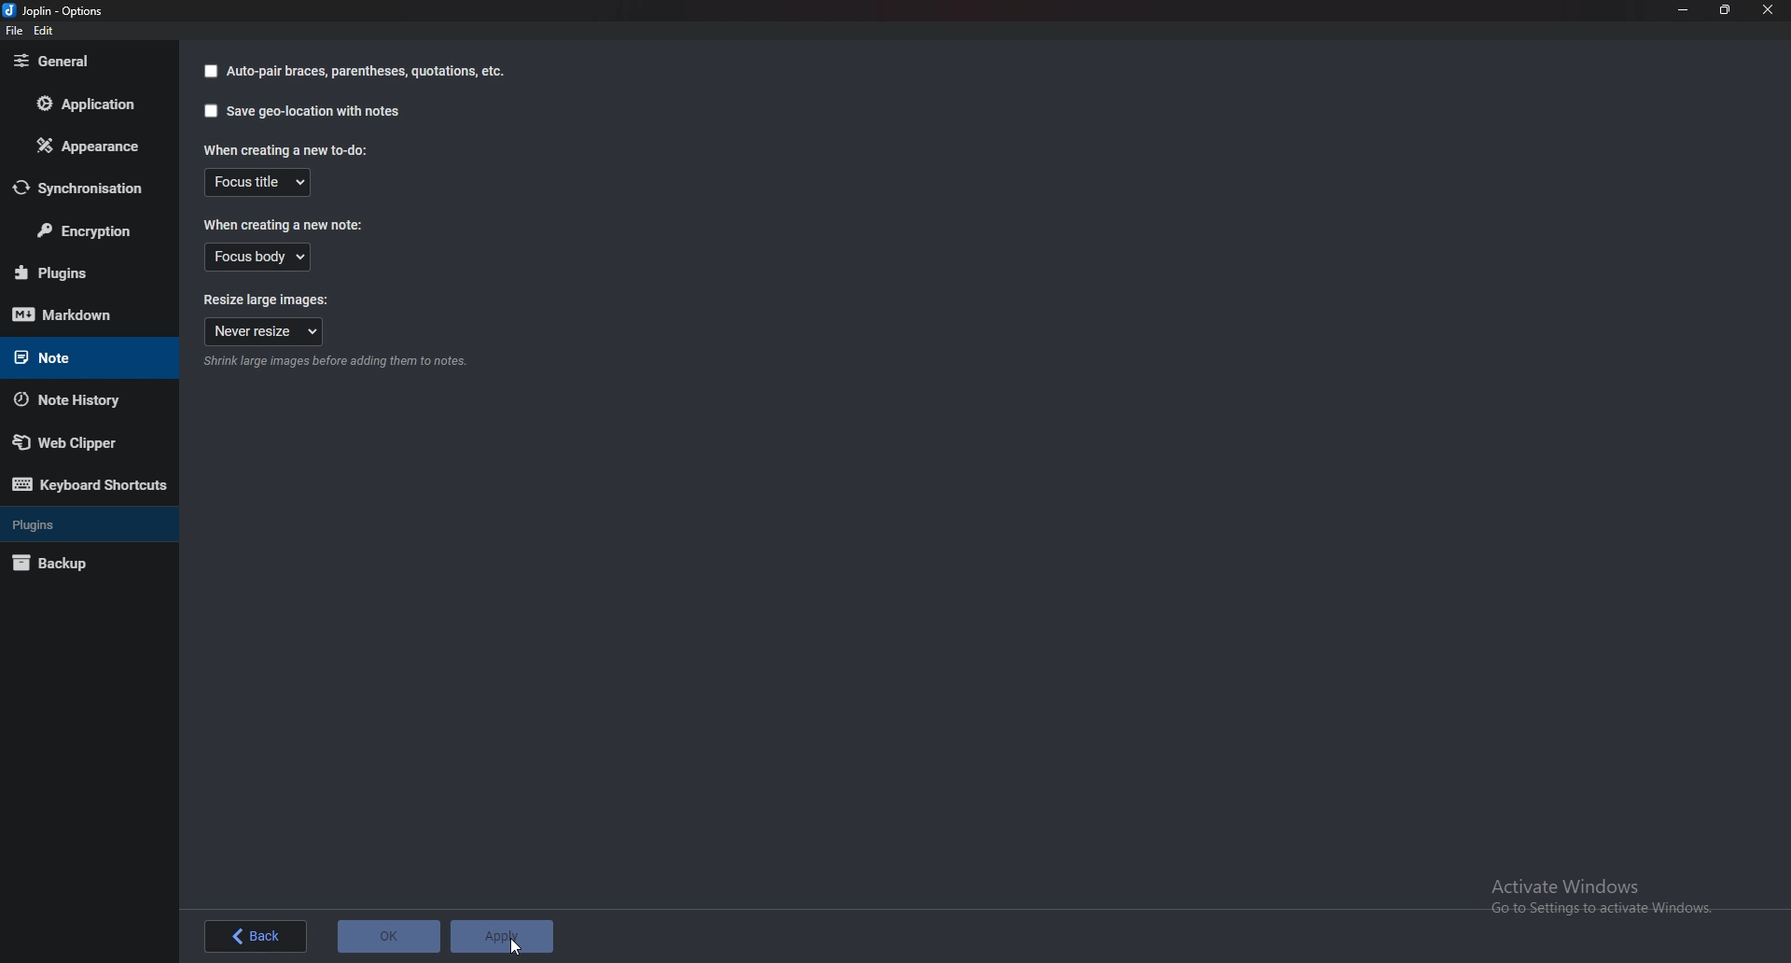 The width and height of the screenshot is (1791, 963). What do you see at coordinates (210, 72) in the screenshot?
I see `Checkbox ` at bounding box center [210, 72].